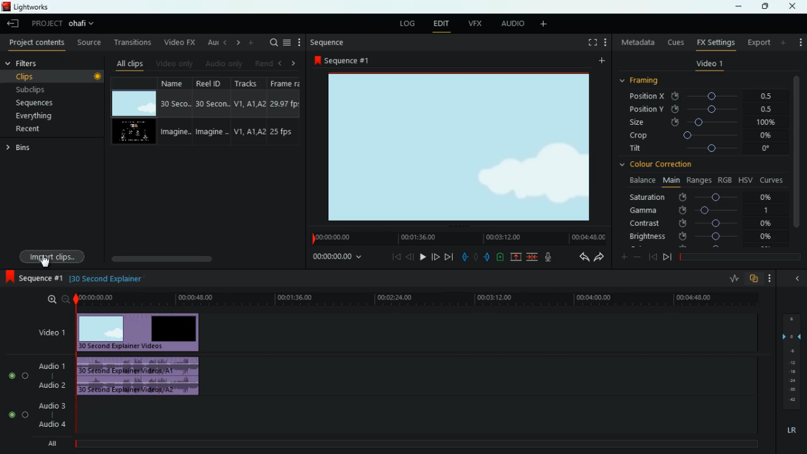 This screenshot has width=807, height=454. What do you see at coordinates (53, 332) in the screenshot?
I see `video 1` at bounding box center [53, 332].